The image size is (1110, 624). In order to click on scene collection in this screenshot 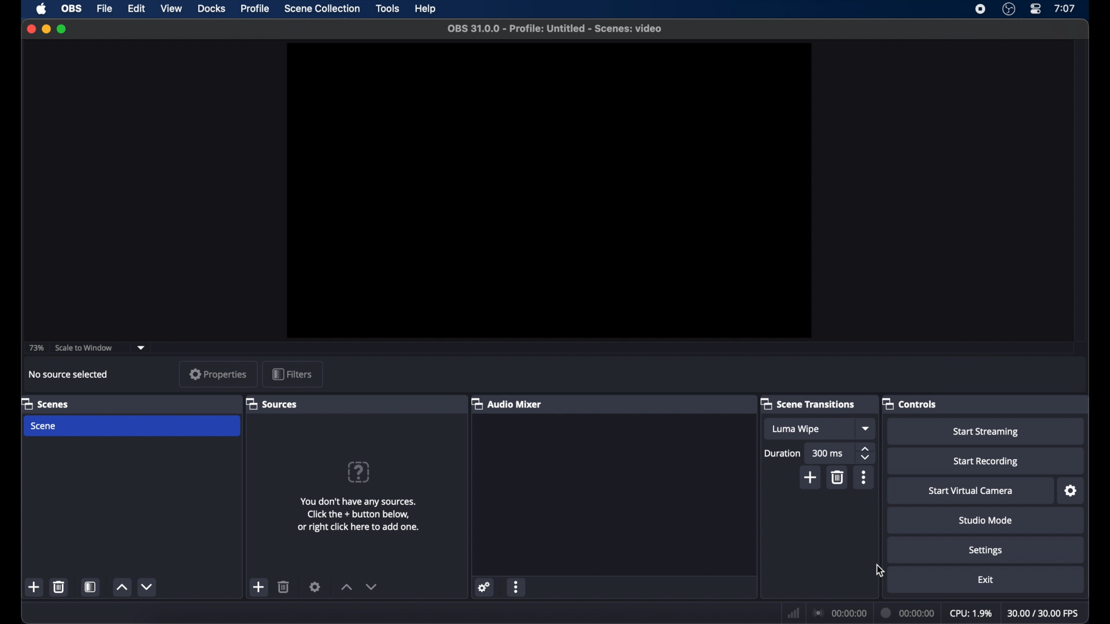, I will do `click(322, 9)`.